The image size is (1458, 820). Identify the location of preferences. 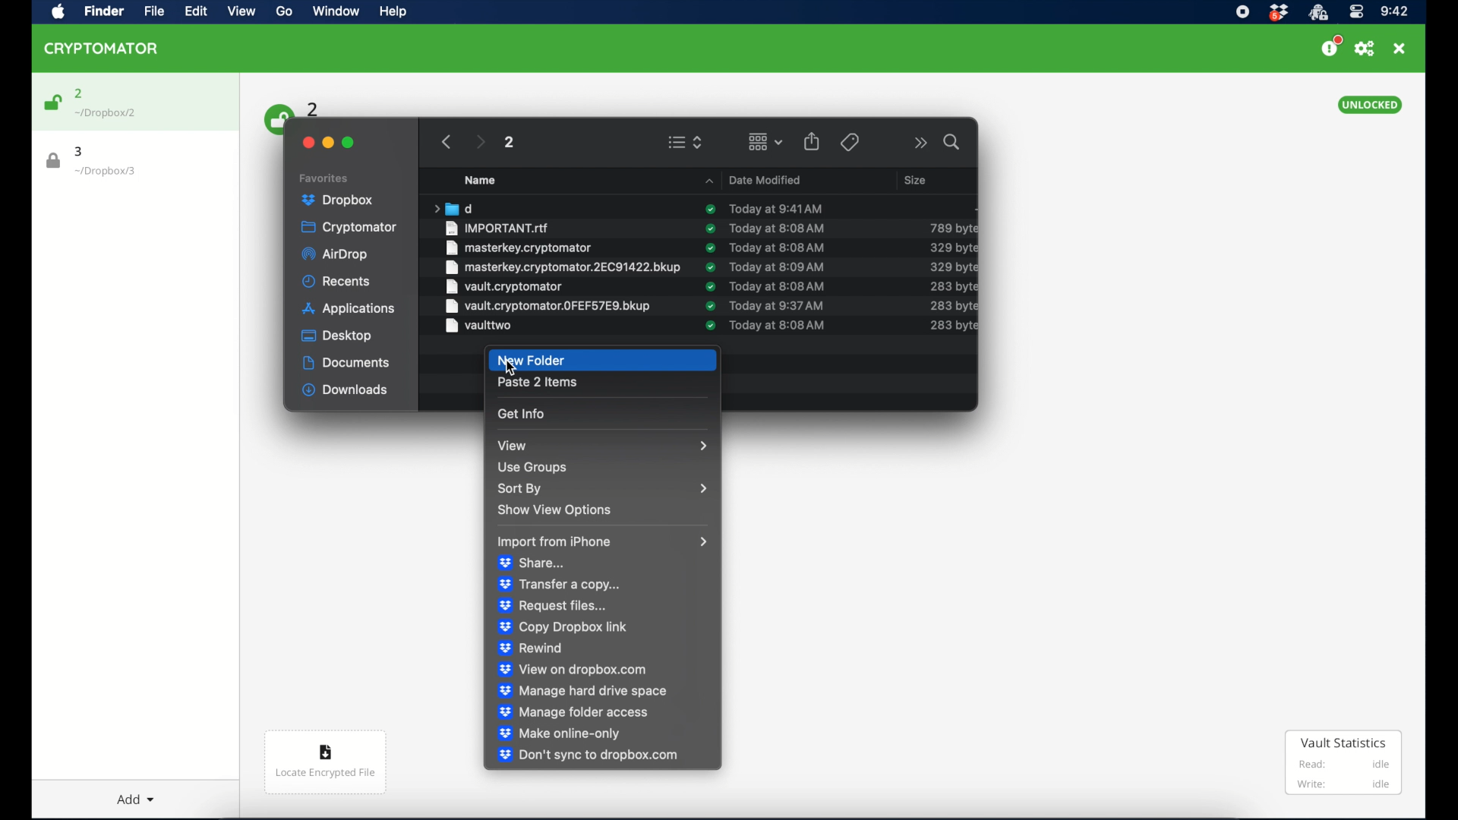
(1365, 49).